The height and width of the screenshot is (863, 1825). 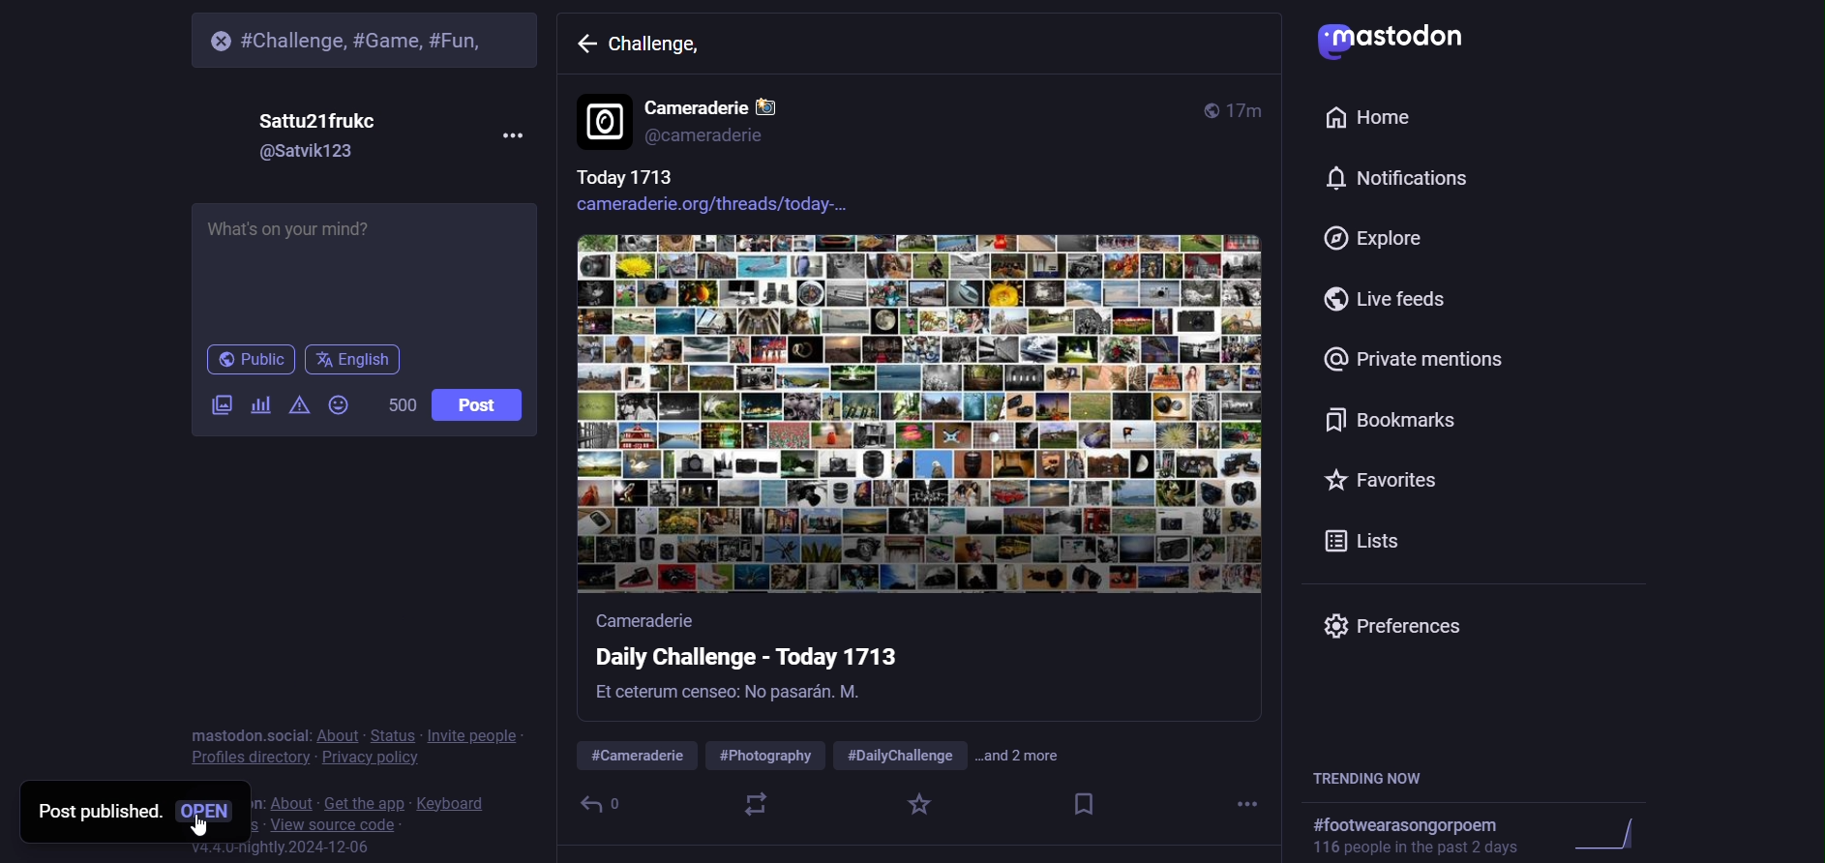 I want to click on public, so click(x=1206, y=107).